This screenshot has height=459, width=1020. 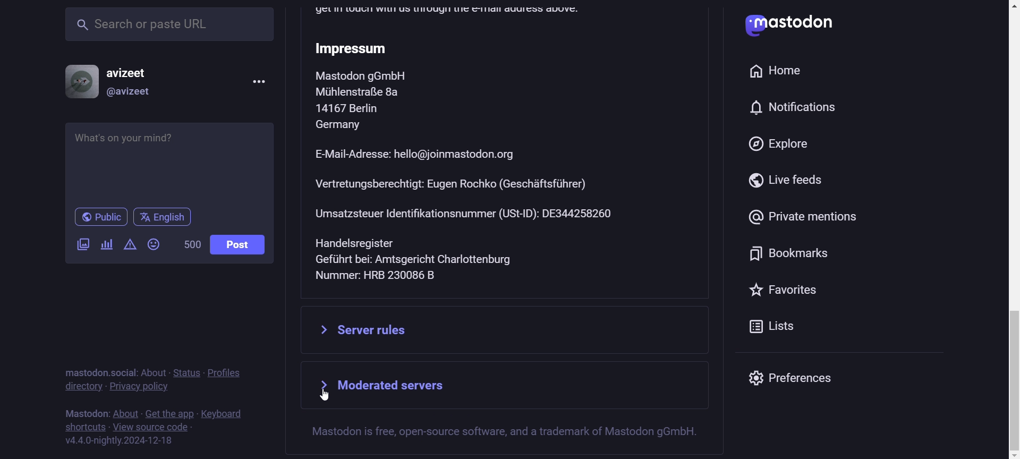 I want to click on version, so click(x=120, y=441).